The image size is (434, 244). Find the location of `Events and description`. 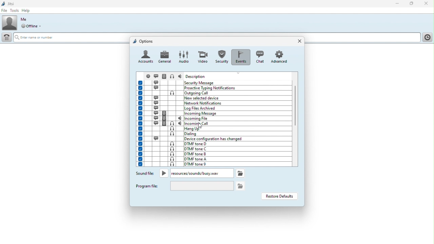

Events and description is located at coordinates (214, 82).